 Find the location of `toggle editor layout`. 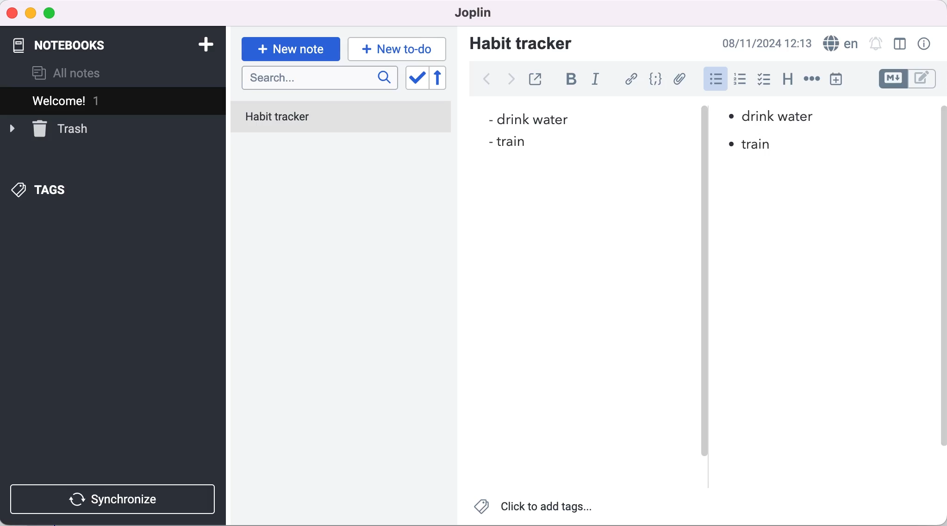

toggle editor layout is located at coordinates (901, 44).